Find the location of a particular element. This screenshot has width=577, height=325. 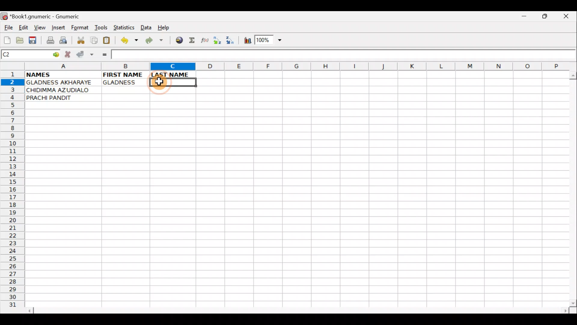

Scroll bar is located at coordinates (572, 188).